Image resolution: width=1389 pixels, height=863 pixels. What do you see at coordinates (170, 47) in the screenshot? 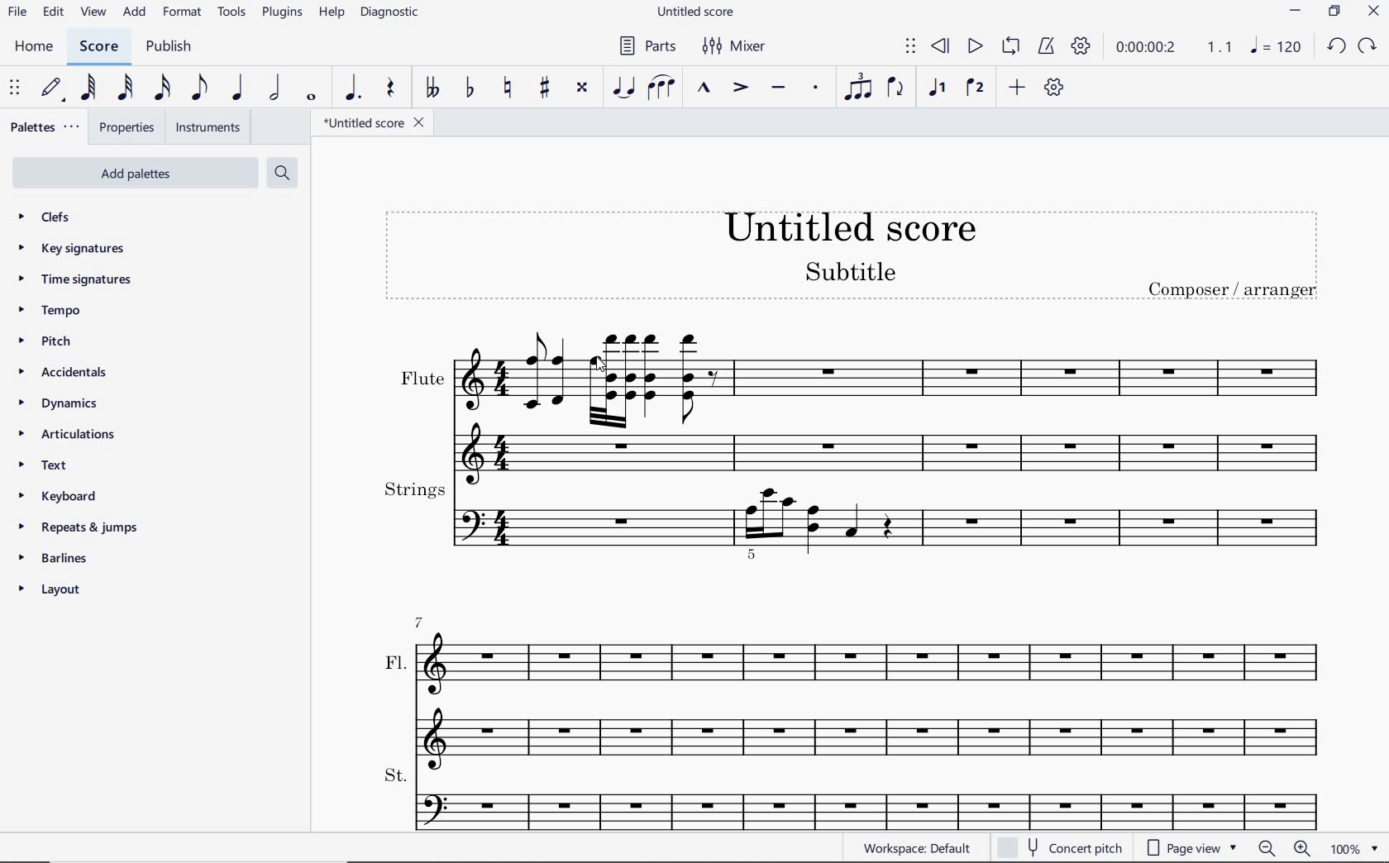
I see `publish` at bounding box center [170, 47].